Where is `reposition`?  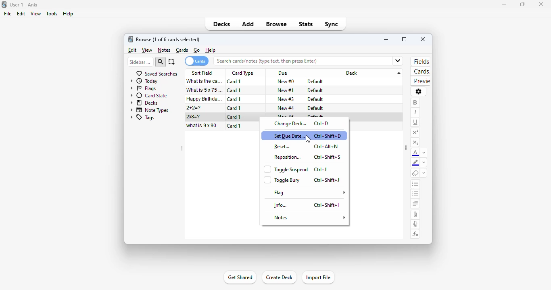 reposition is located at coordinates (288, 157).